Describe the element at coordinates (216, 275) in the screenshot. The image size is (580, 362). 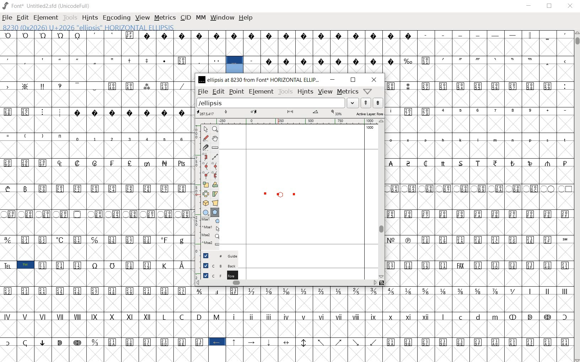
I see `foreground` at that location.